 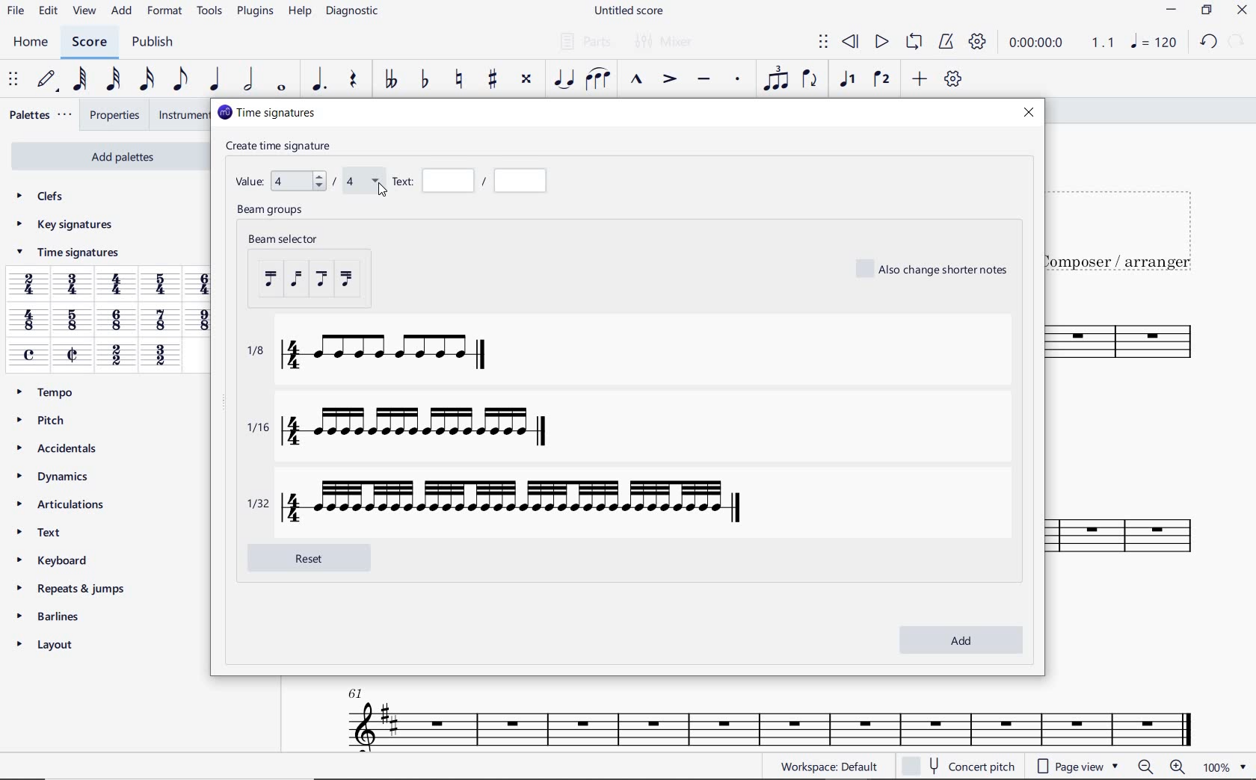 I want to click on KEY SIGNATURES, so click(x=64, y=225).